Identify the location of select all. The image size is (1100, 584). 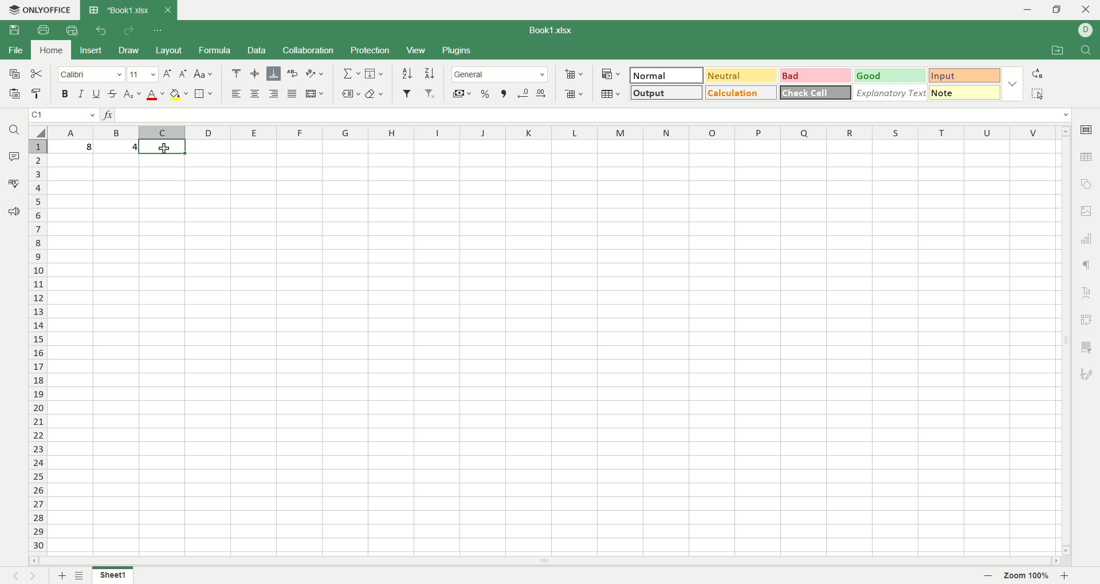
(37, 133).